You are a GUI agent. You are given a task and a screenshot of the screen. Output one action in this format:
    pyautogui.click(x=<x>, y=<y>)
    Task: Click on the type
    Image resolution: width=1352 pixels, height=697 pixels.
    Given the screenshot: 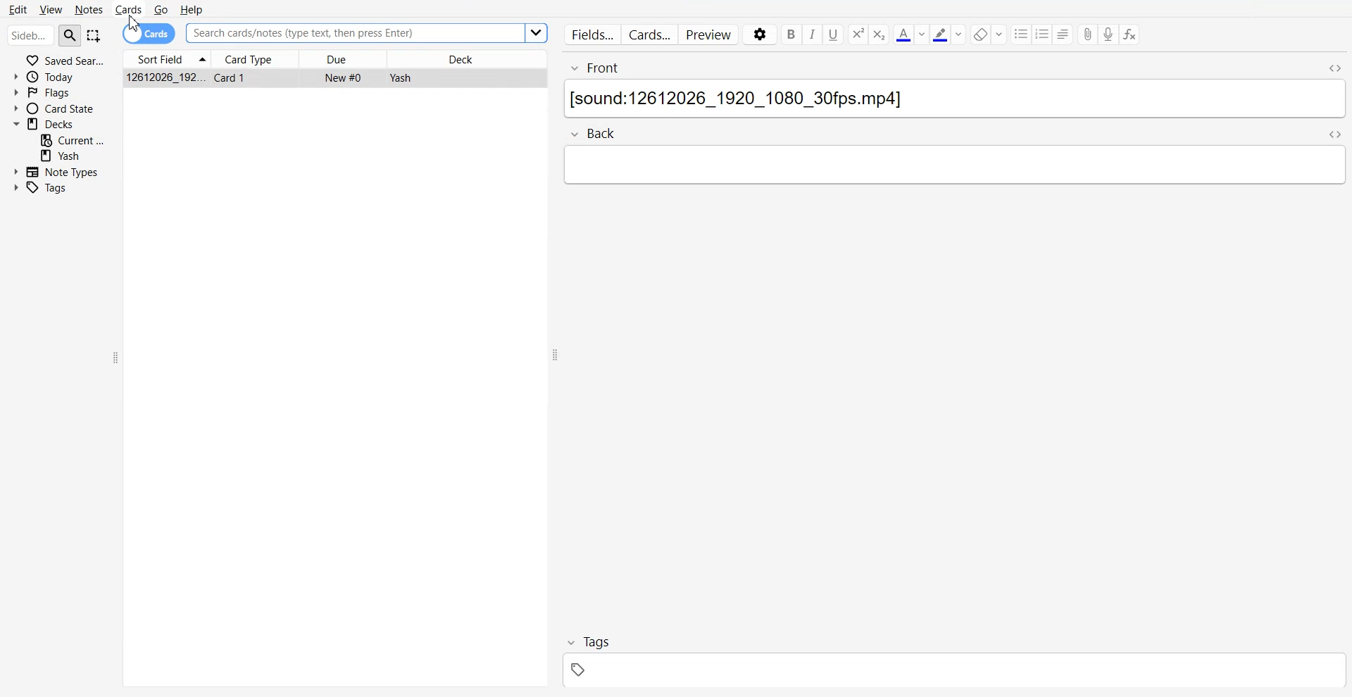 What is the action you would take?
    pyautogui.click(x=955, y=166)
    